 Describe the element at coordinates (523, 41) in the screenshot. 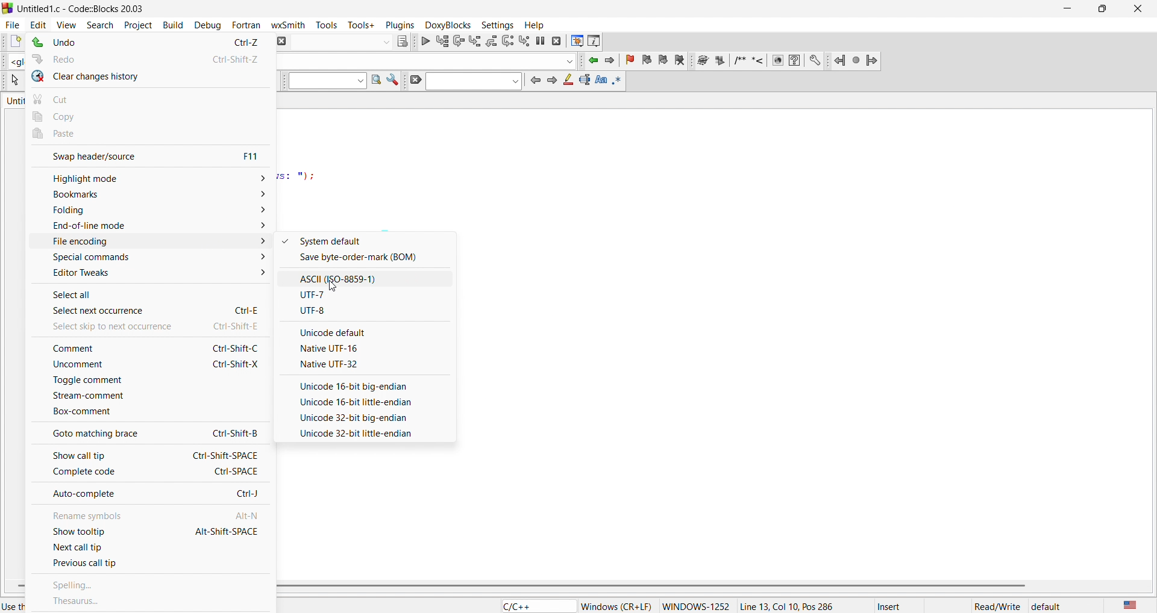

I see `step into instruction` at that location.